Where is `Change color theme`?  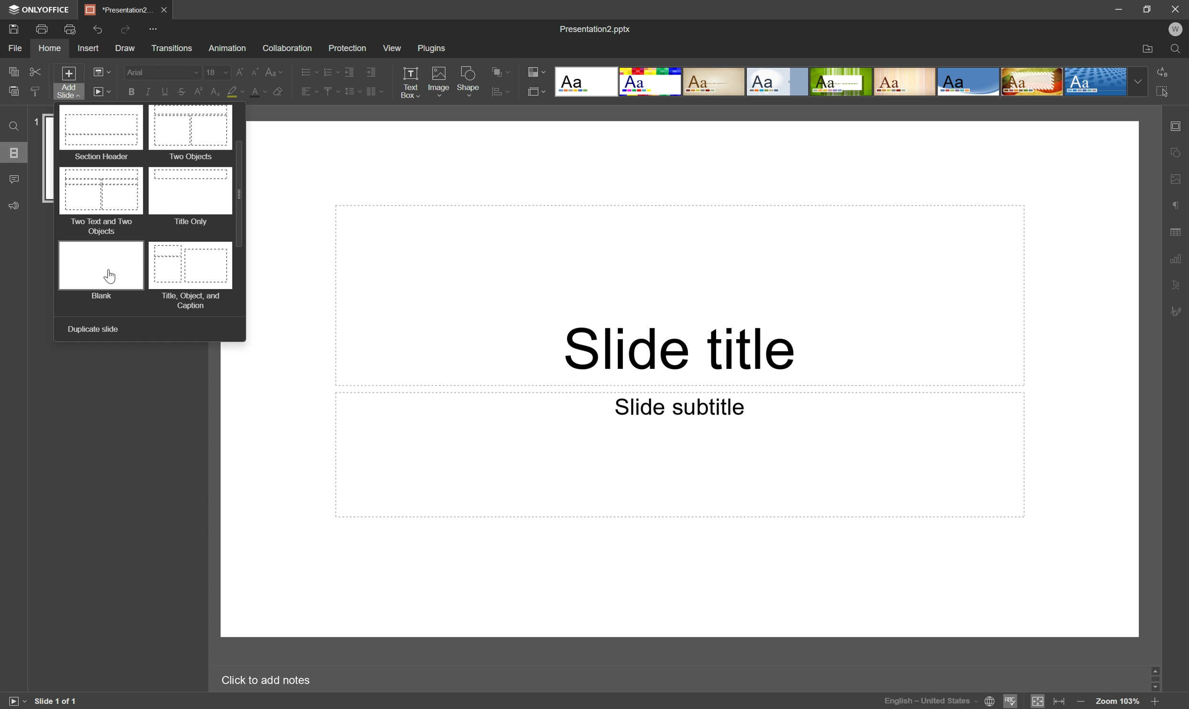 Change color theme is located at coordinates (536, 70).